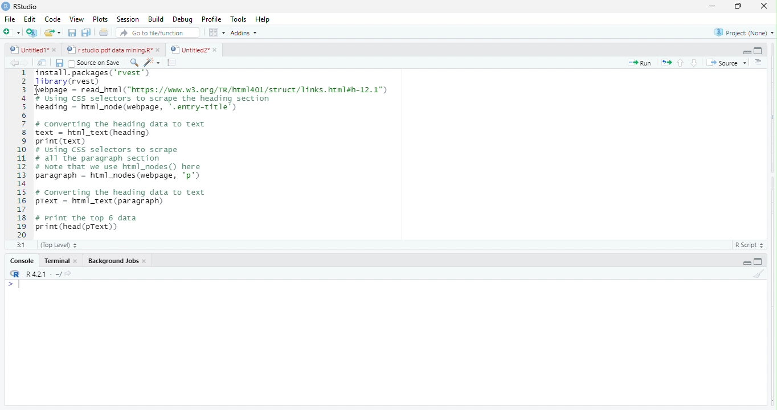 The height and width of the screenshot is (410, 777). I want to click on Background Jobs, so click(112, 260).